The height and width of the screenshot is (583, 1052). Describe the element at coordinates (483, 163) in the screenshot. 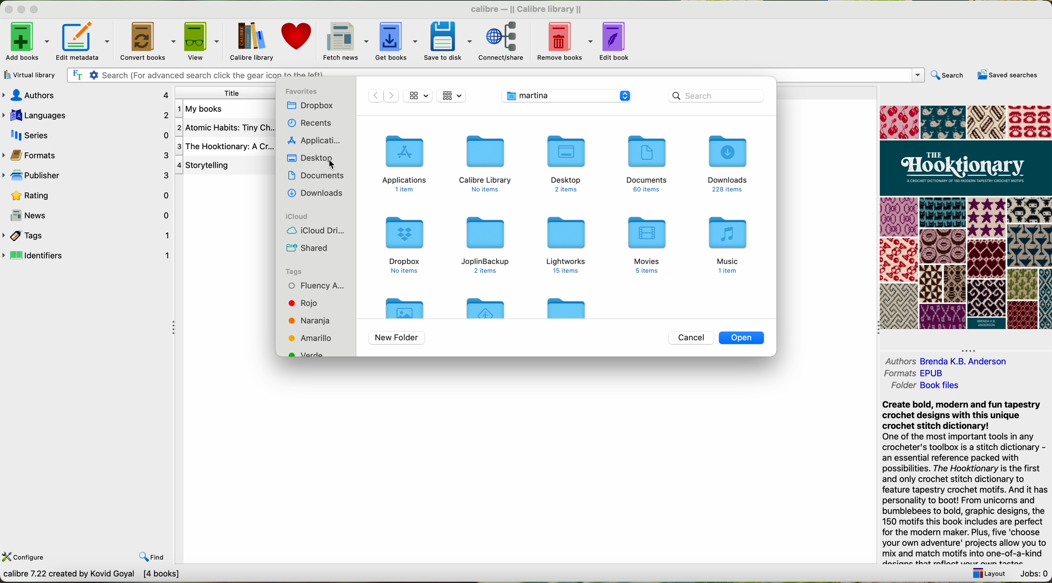

I see `calibre library folder` at that location.